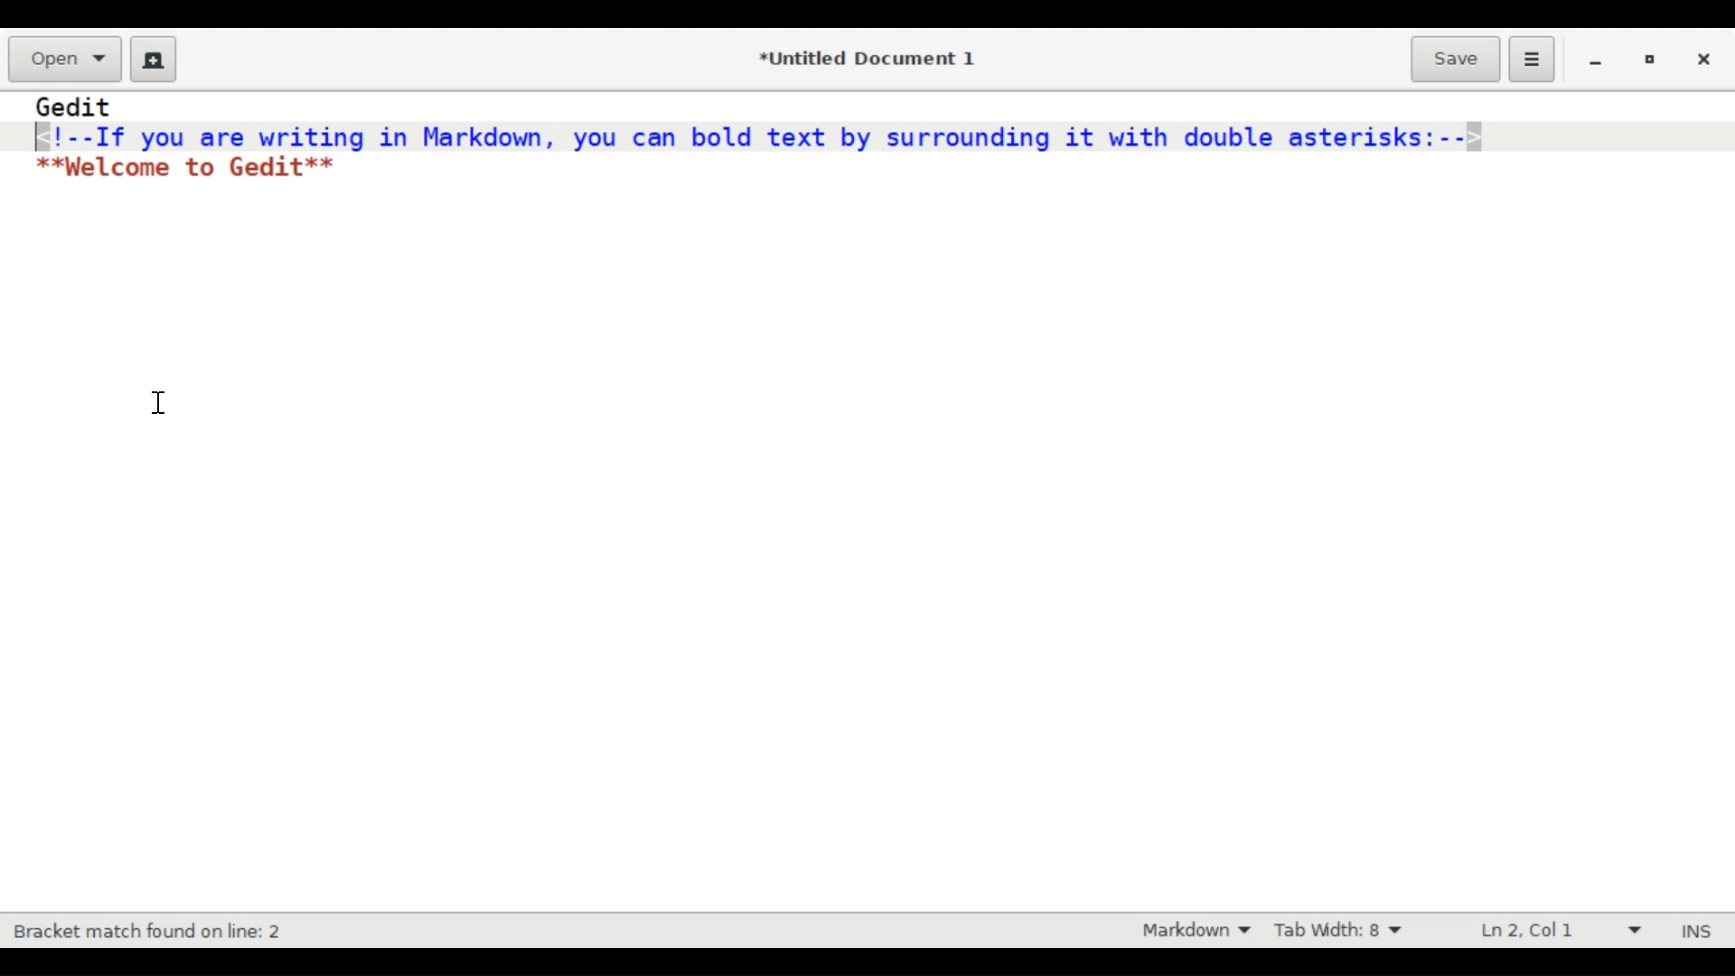 The height and width of the screenshot is (976, 1735). I want to click on cursor, so click(159, 396).